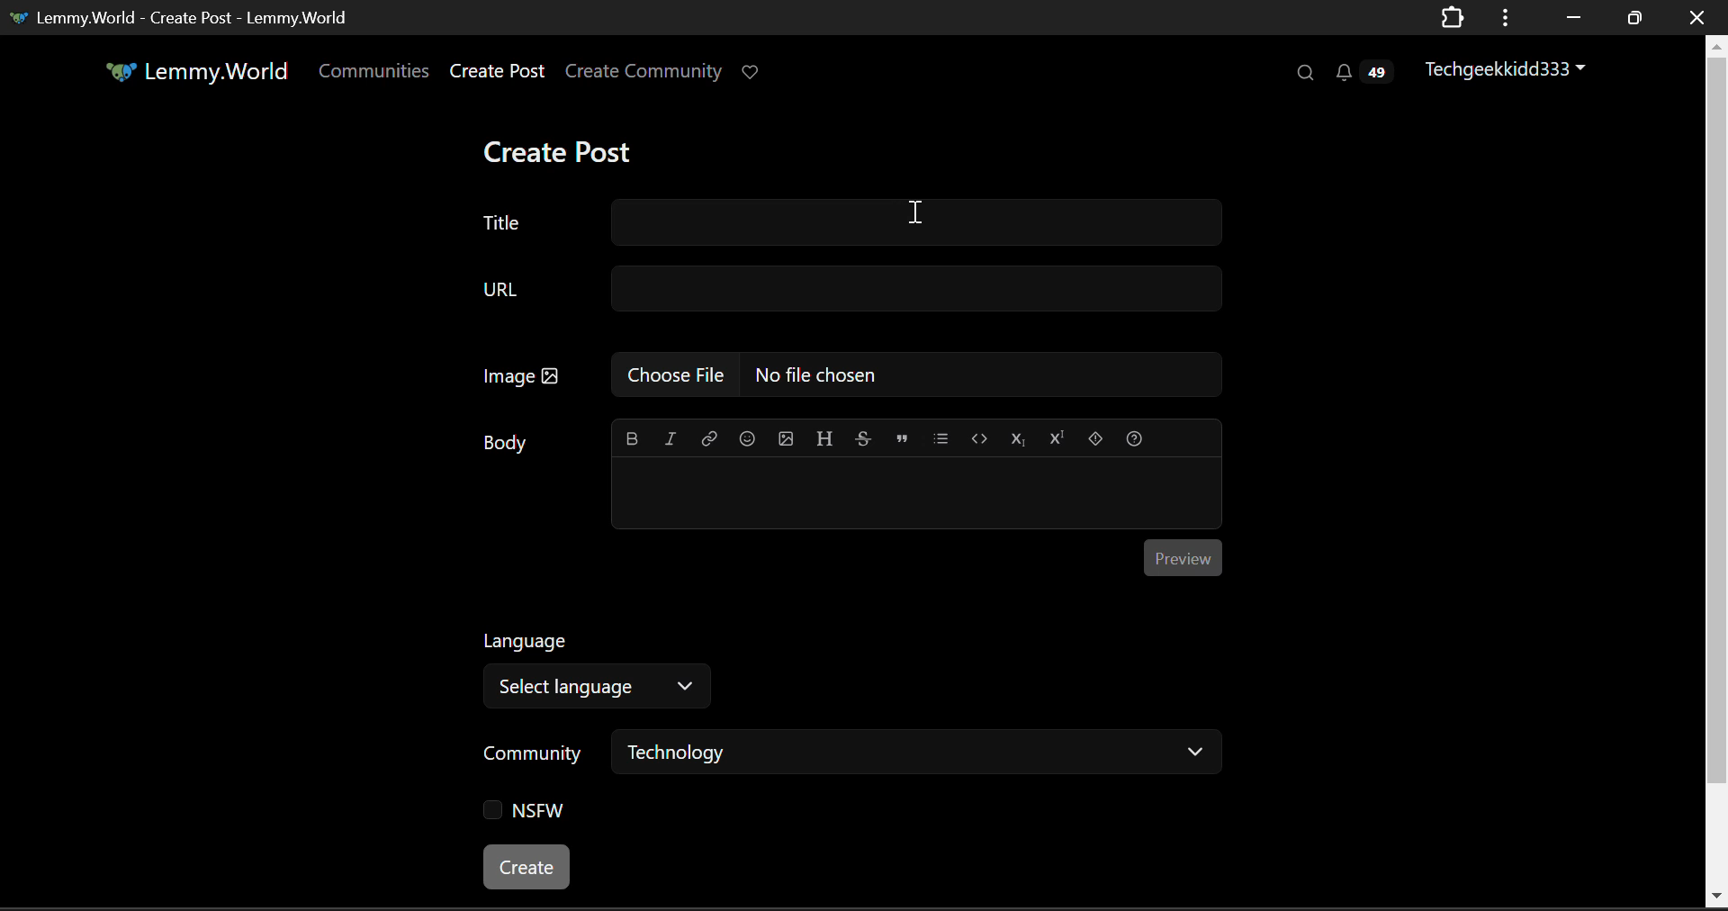  What do you see at coordinates (376, 70) in the screenshot?
I see `Communities Page Open` at bounding box center [376, 70].